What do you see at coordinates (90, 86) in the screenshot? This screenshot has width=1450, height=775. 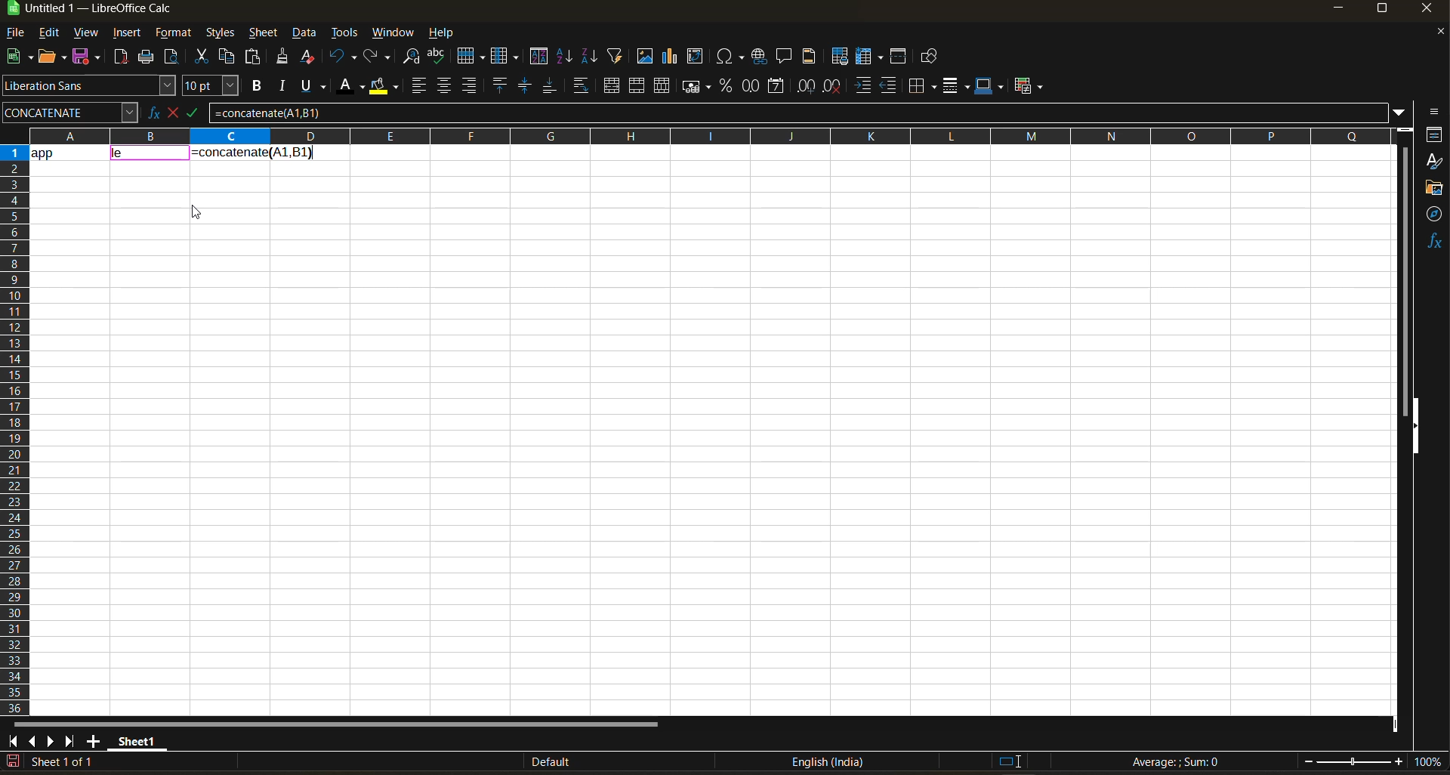 I see `font name` at bounding box center [90, 86].